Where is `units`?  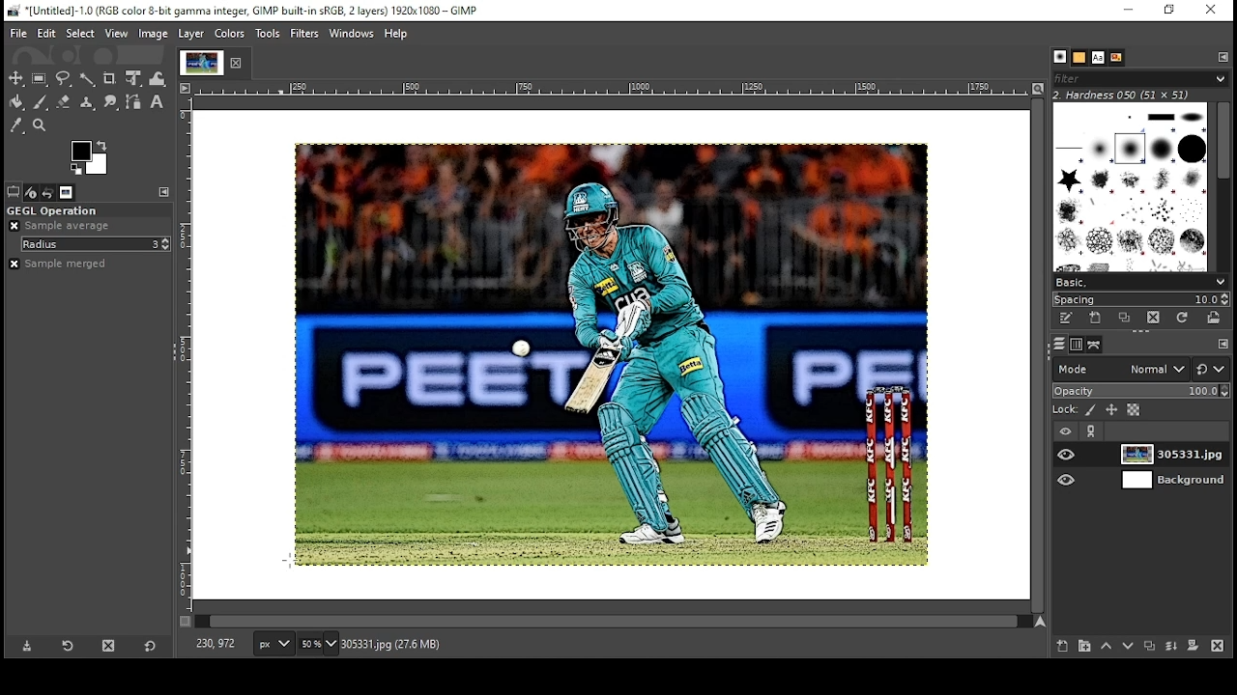
units is located at coordinates (273, 643).